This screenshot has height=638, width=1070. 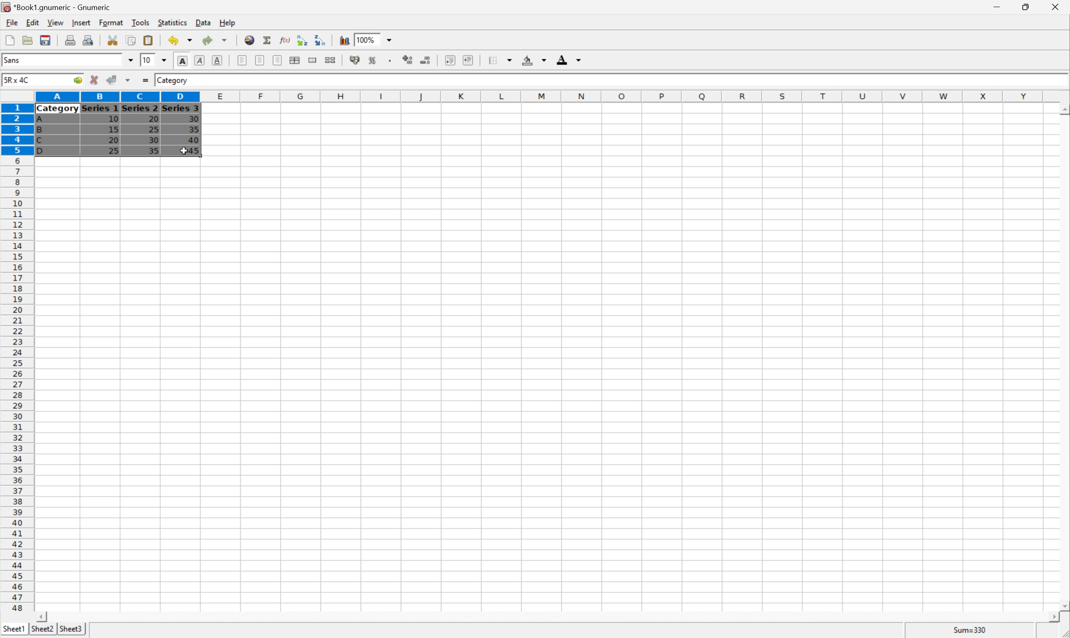 I want to click on Decrease the number of decimals displayed, so click(x=425, y=59).